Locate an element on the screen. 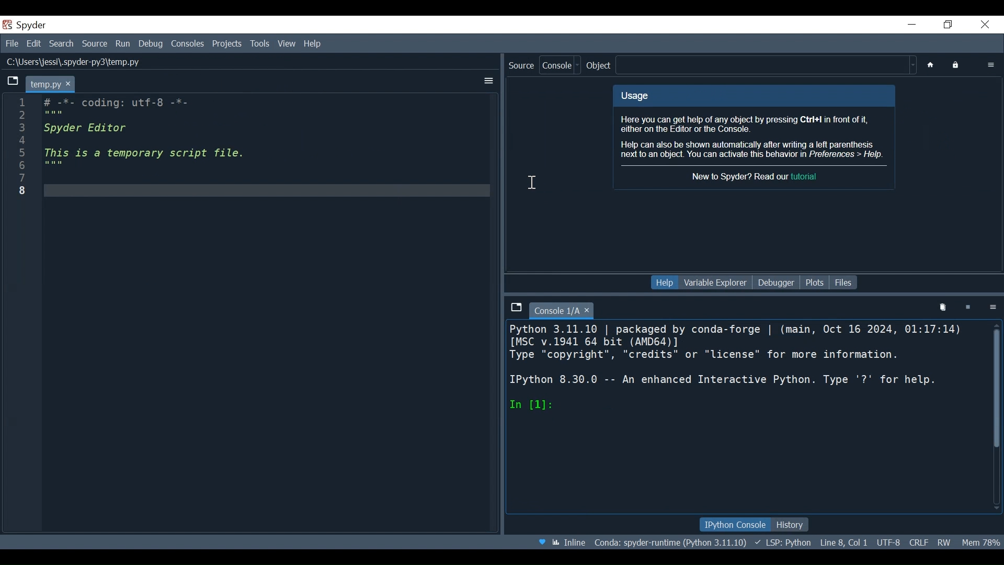 The height and width of the screenshot is (565, 1004). Edit is located at coordinates (35, 44).